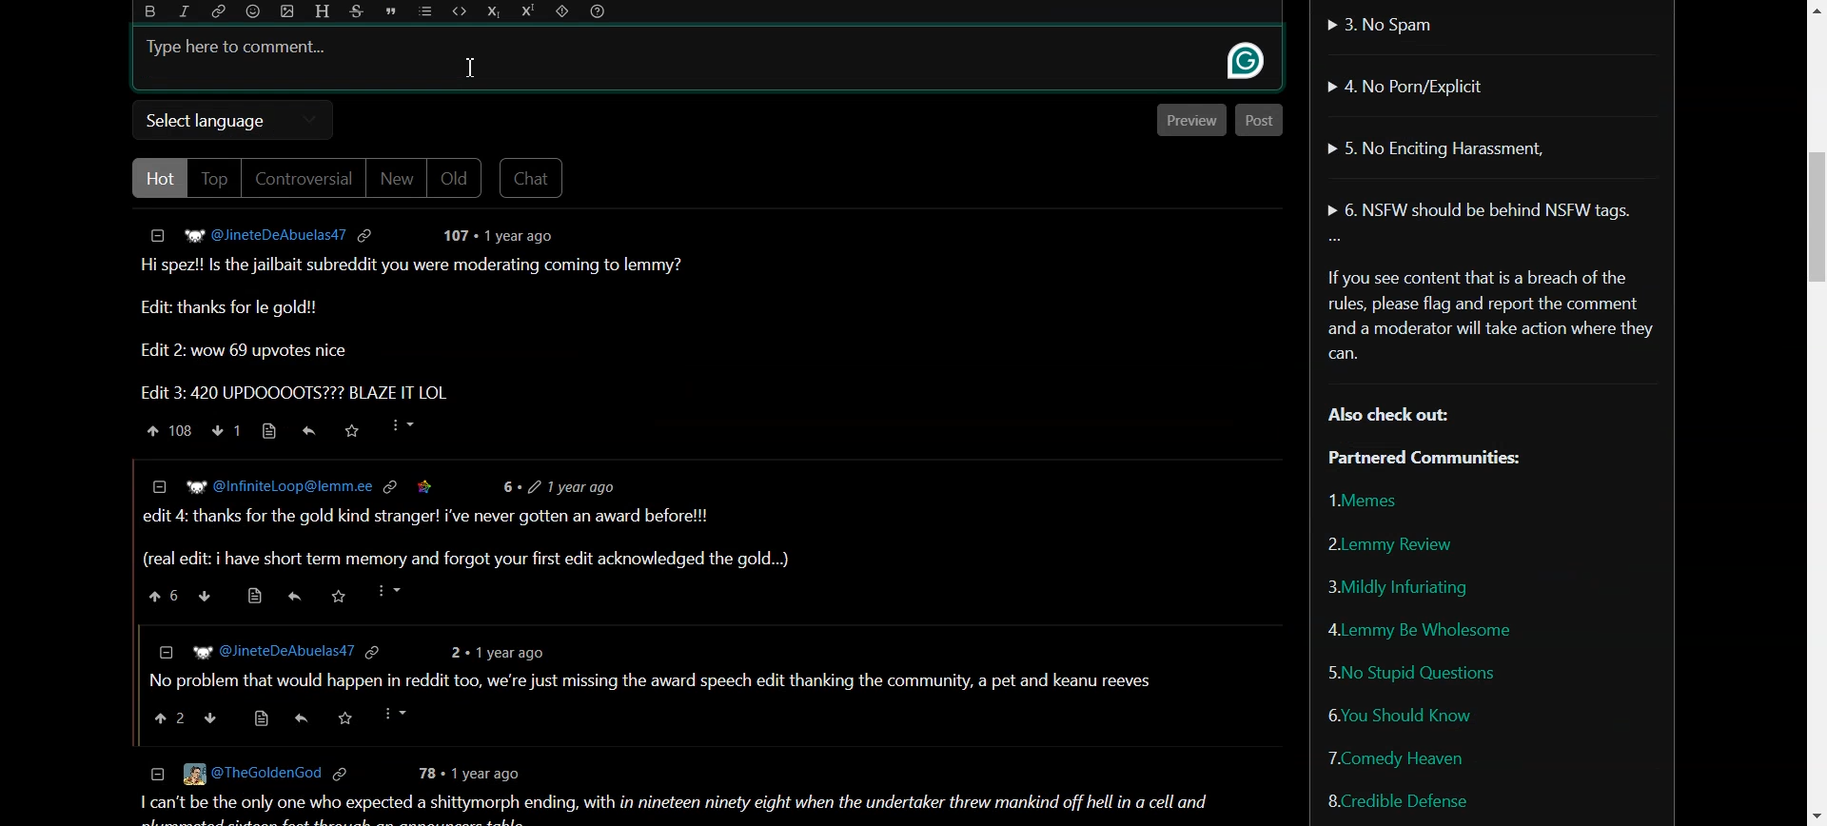 The image size is (1827, 826). I want to click on upvote, so click(169, 718).